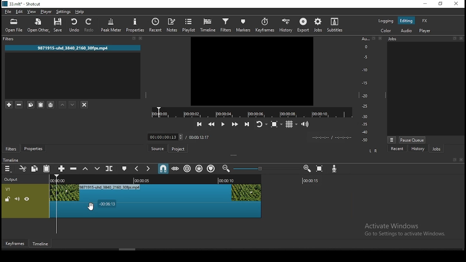  What do you see at coordinates (250, 112) in the screenshot?
I see `playback time` at bounding box center [250, 112].